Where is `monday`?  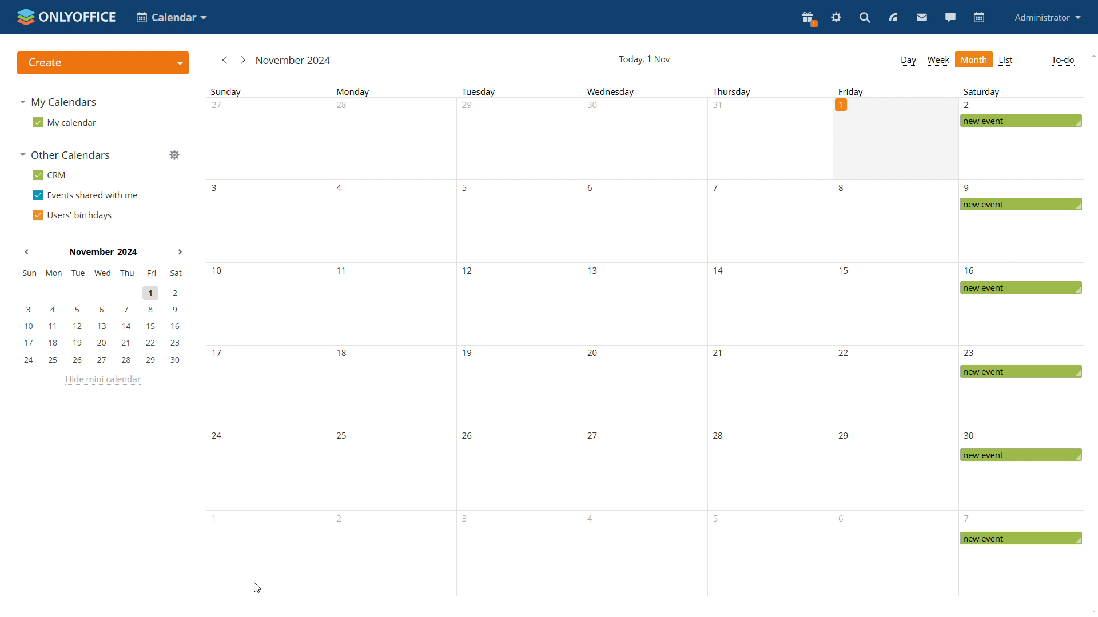 monday is located at coordinates (391, 340).